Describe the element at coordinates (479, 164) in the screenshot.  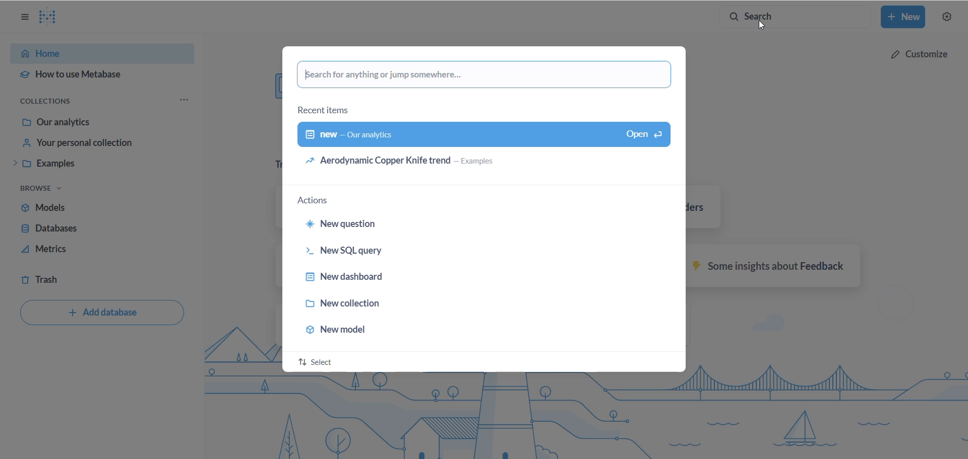
I see `example` at that location.